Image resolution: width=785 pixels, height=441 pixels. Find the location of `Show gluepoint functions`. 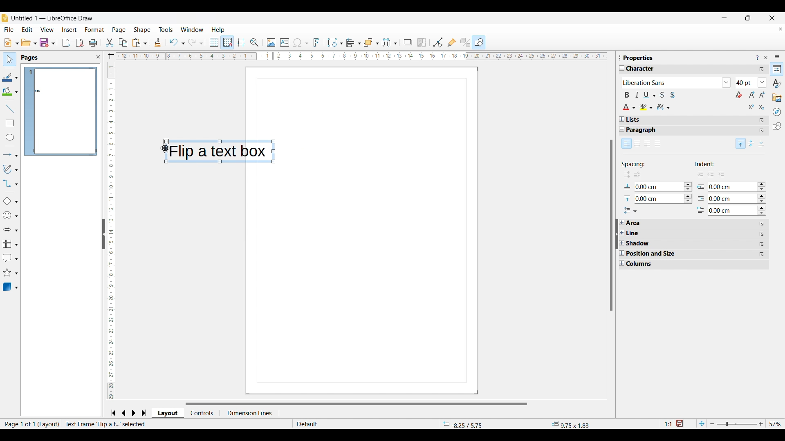

Show gluepoint functions is located at coordinates (452, 42).